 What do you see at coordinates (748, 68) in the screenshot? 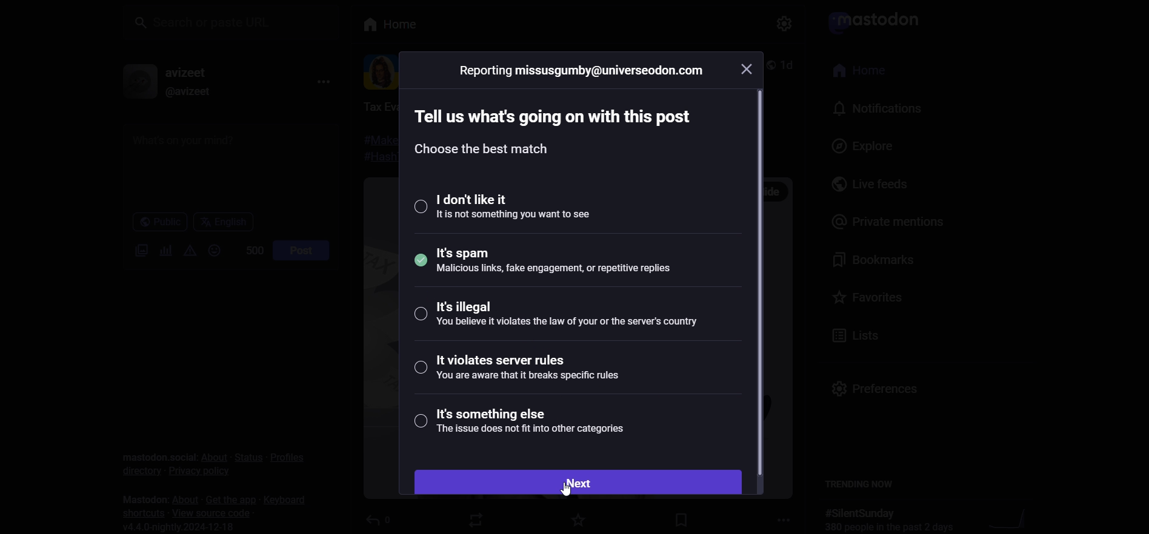
I see `close` at bounding box center [748, 68].